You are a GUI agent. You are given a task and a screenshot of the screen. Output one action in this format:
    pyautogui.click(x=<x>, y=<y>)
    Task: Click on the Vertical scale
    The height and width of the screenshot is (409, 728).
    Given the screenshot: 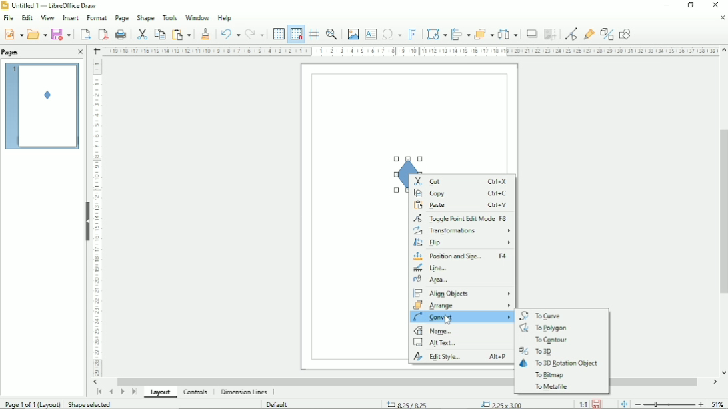 What is the action you would take?
    pyautogui.click(x=99, y=220)
    